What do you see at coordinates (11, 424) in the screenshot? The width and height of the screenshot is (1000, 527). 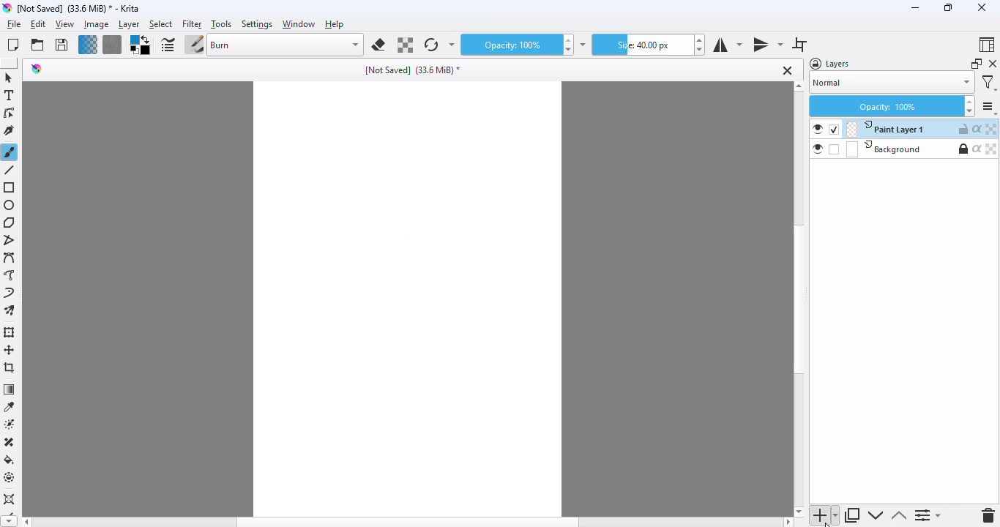 I see `colorize mask tool` at bounding box center [11, 424].